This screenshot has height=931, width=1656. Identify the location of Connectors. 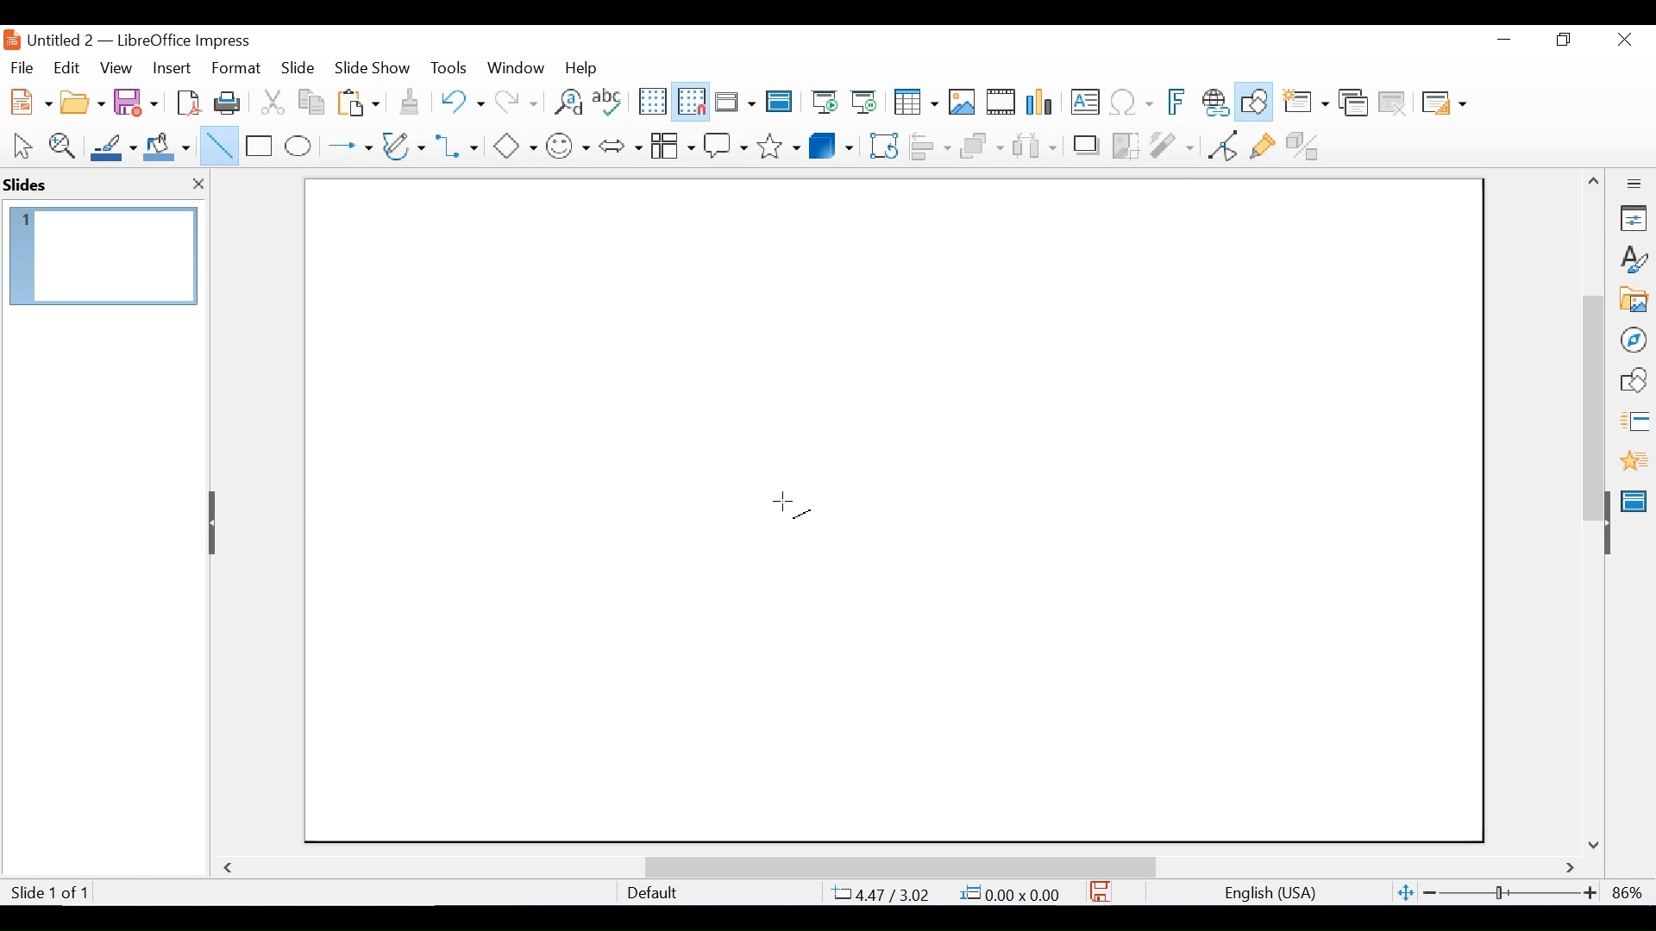
(459, 146).